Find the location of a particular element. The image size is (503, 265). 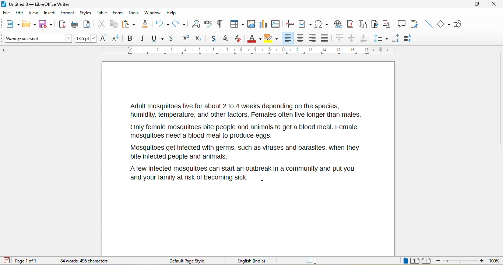

84 words, 496 characters is located at coordinates (85, 261).